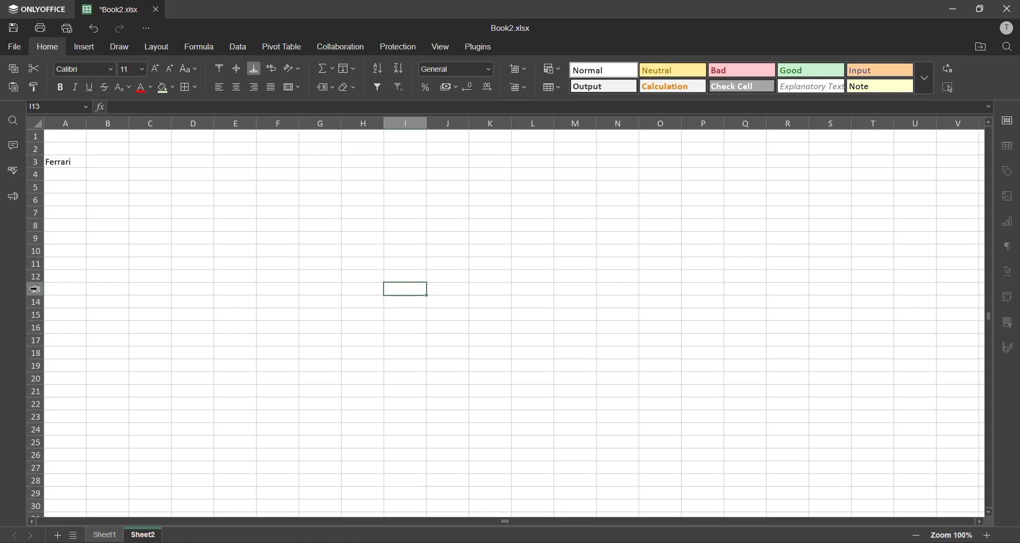  I want to click on sheet list, so click(76, 536).